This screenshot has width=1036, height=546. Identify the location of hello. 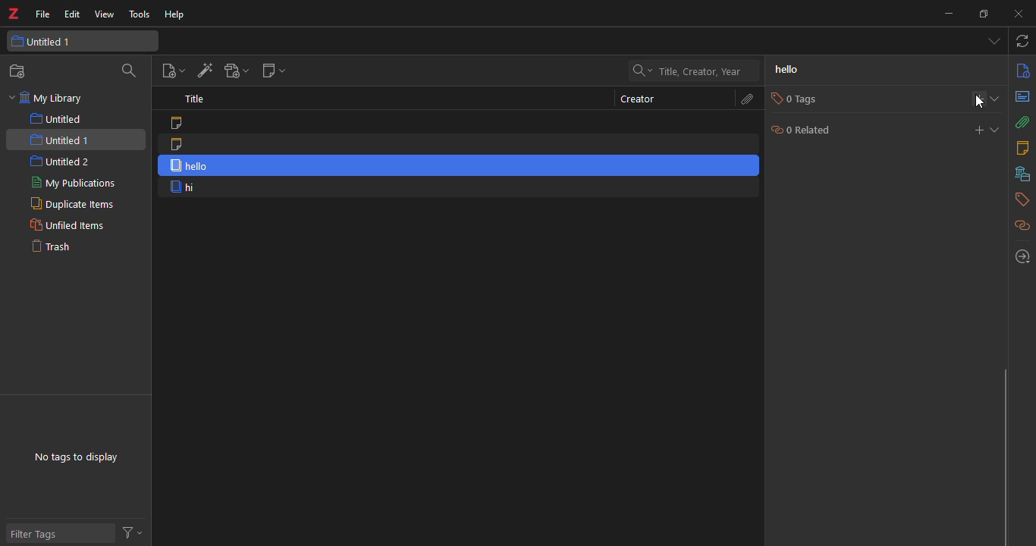
(794, 71).